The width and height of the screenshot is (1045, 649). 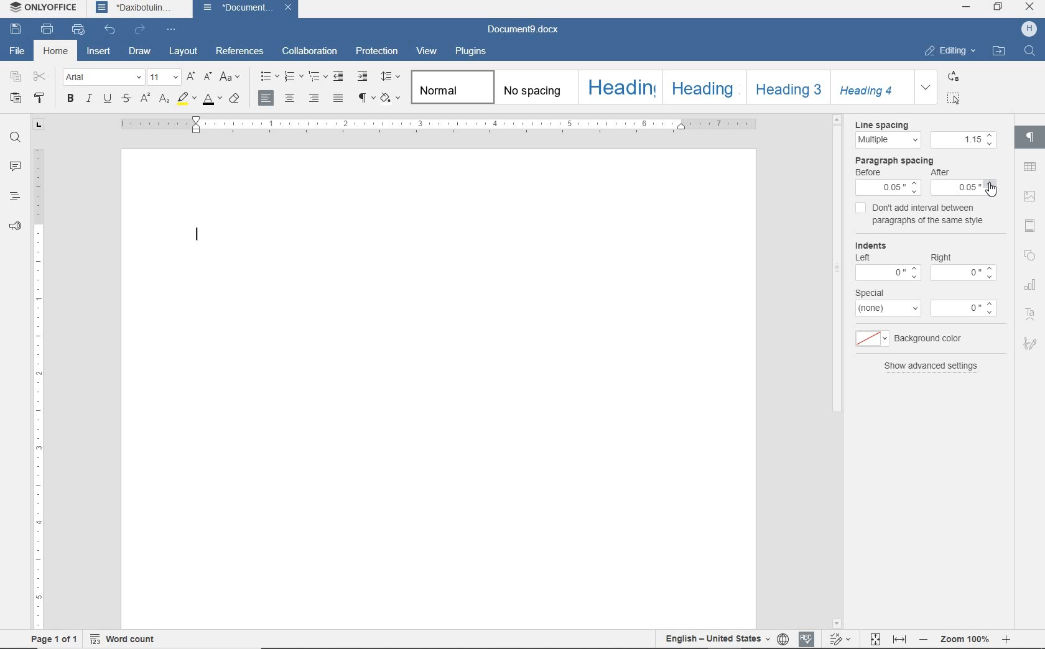 I want to click on bold, so click(x=70, y=99).